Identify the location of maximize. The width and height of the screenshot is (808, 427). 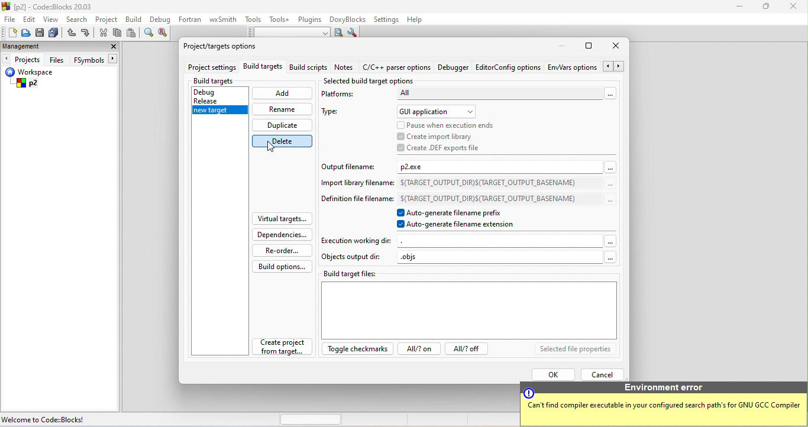
(767, 9).